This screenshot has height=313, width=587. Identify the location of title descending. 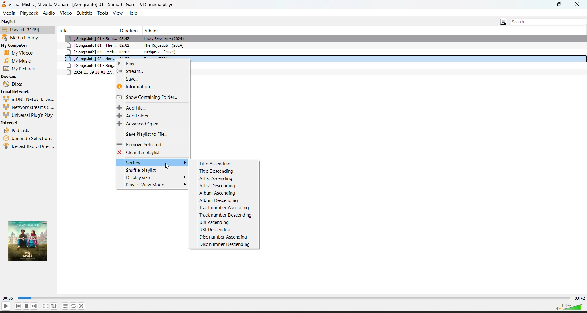
(224, 171).